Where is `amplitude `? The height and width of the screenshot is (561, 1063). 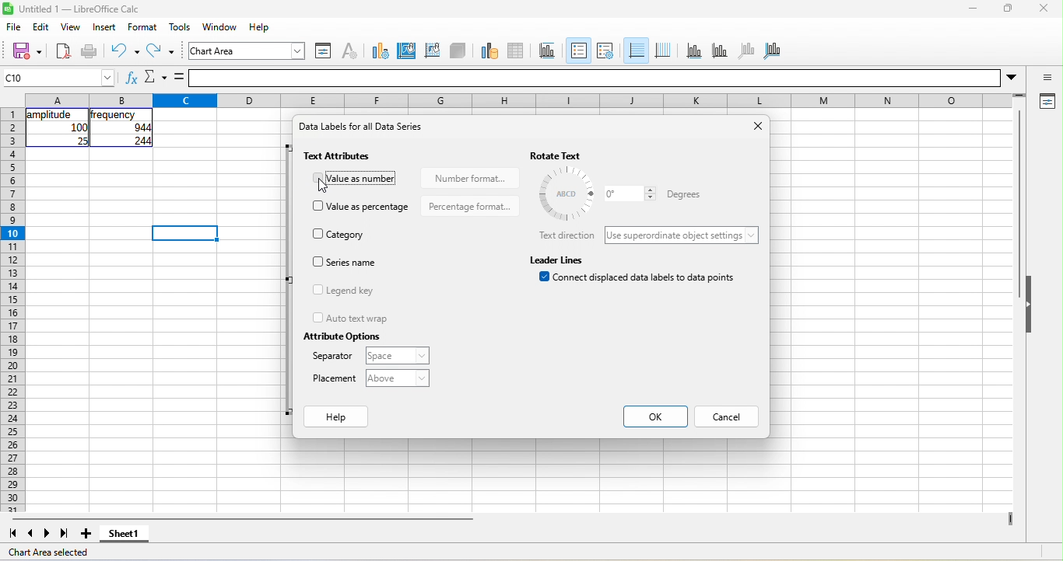
amplitude  is located at coordinates (51, 115).